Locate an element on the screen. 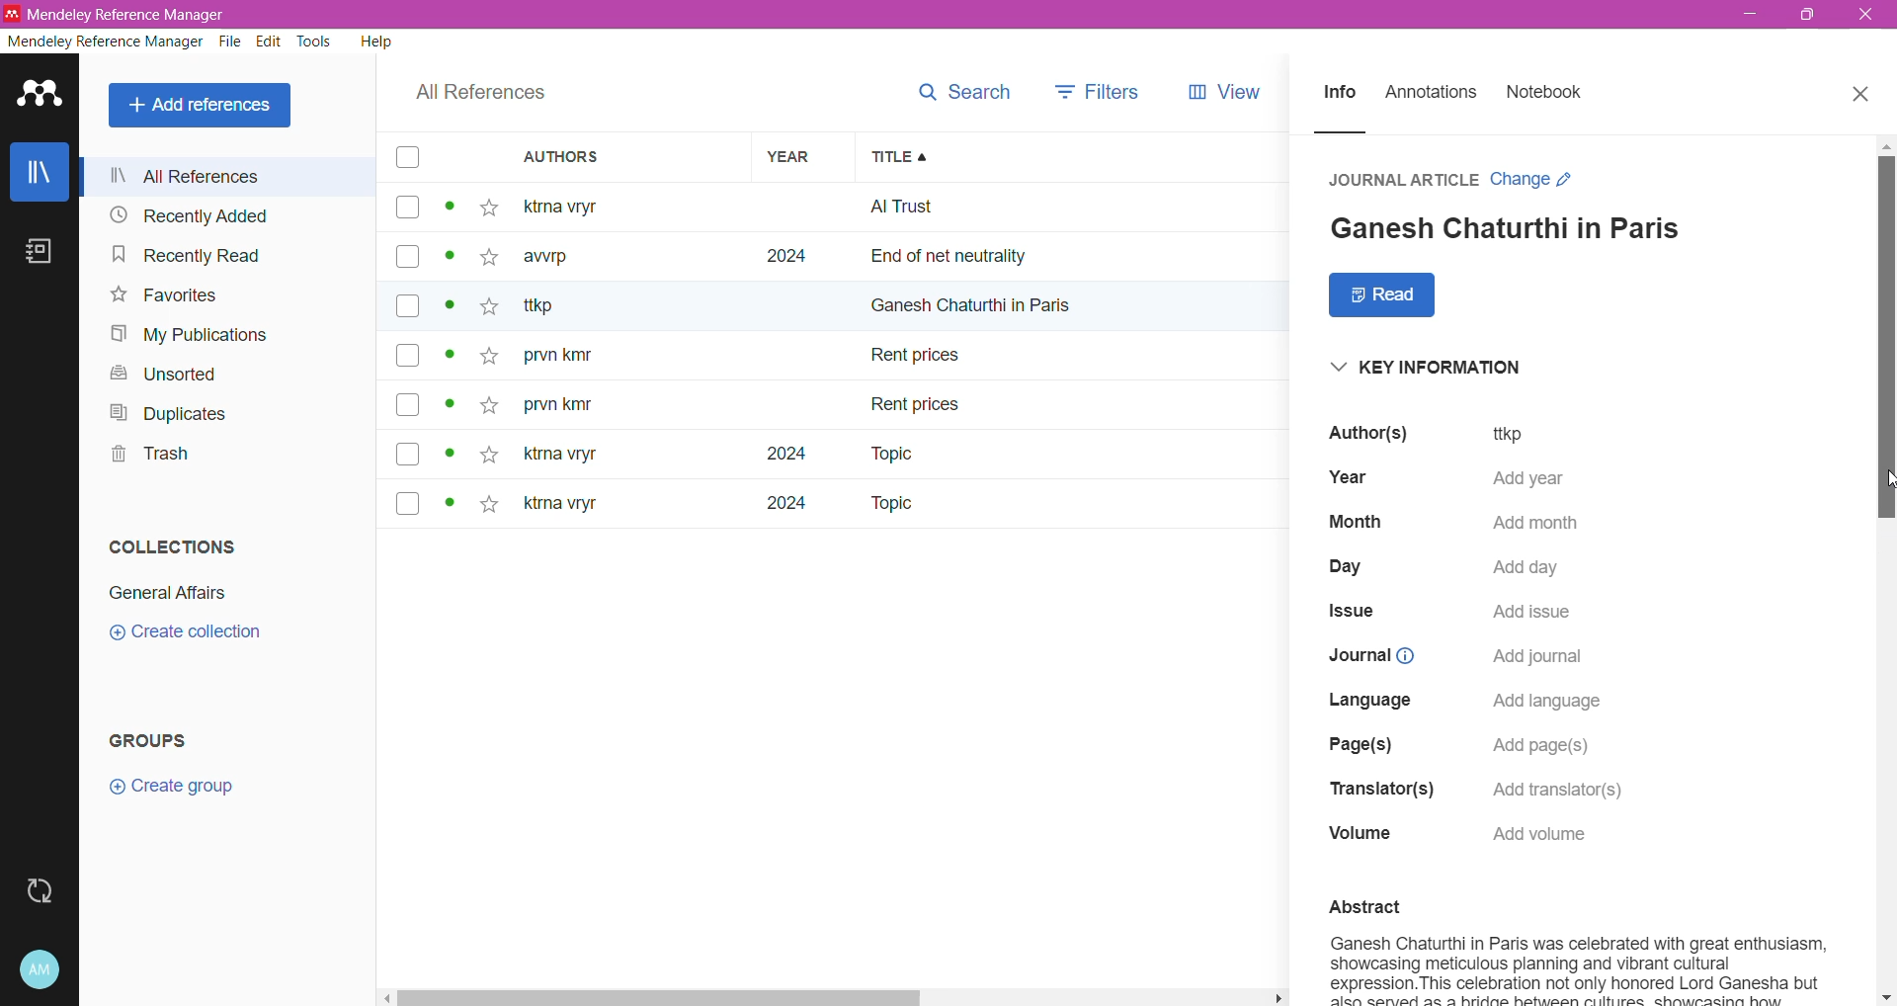 This screenshot has width=1897, height=1006. View is located at coordinates (1220, 89).